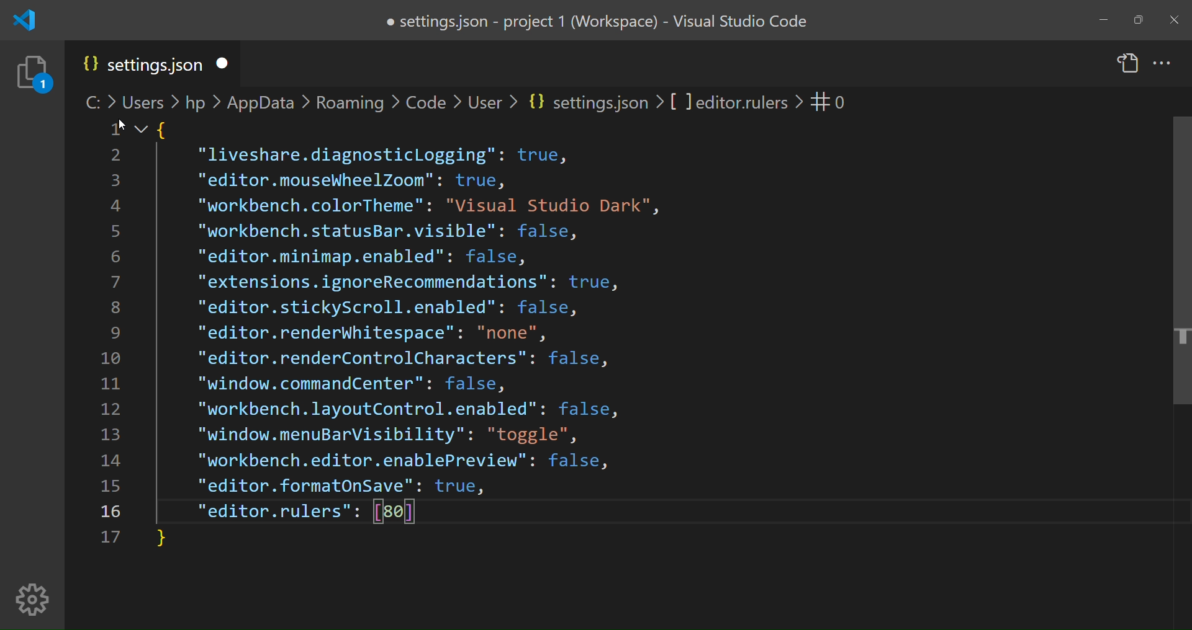 Image resolution: width=1192 pixels, height=630 pixels. What do you see at coordinates (114, 343) in the screenshot?
I see `line number` at bounding box center [114, 343].